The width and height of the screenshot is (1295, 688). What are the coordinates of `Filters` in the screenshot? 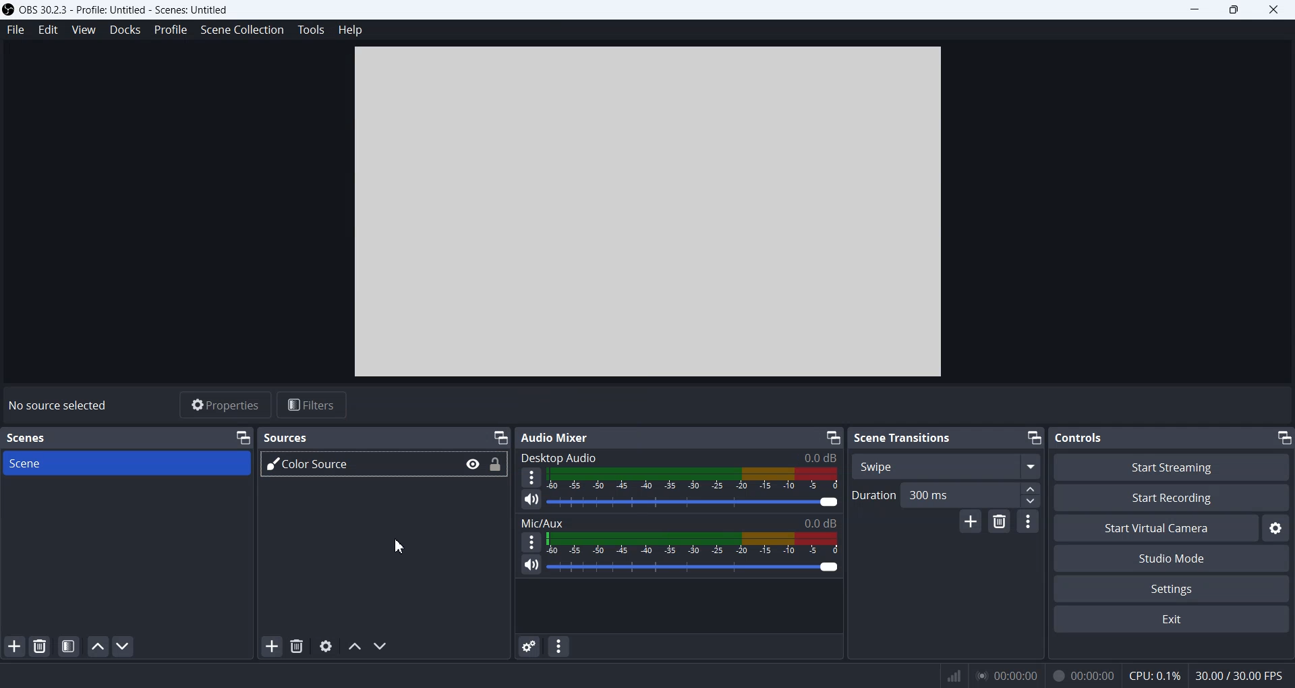 It's located at (313, 405).